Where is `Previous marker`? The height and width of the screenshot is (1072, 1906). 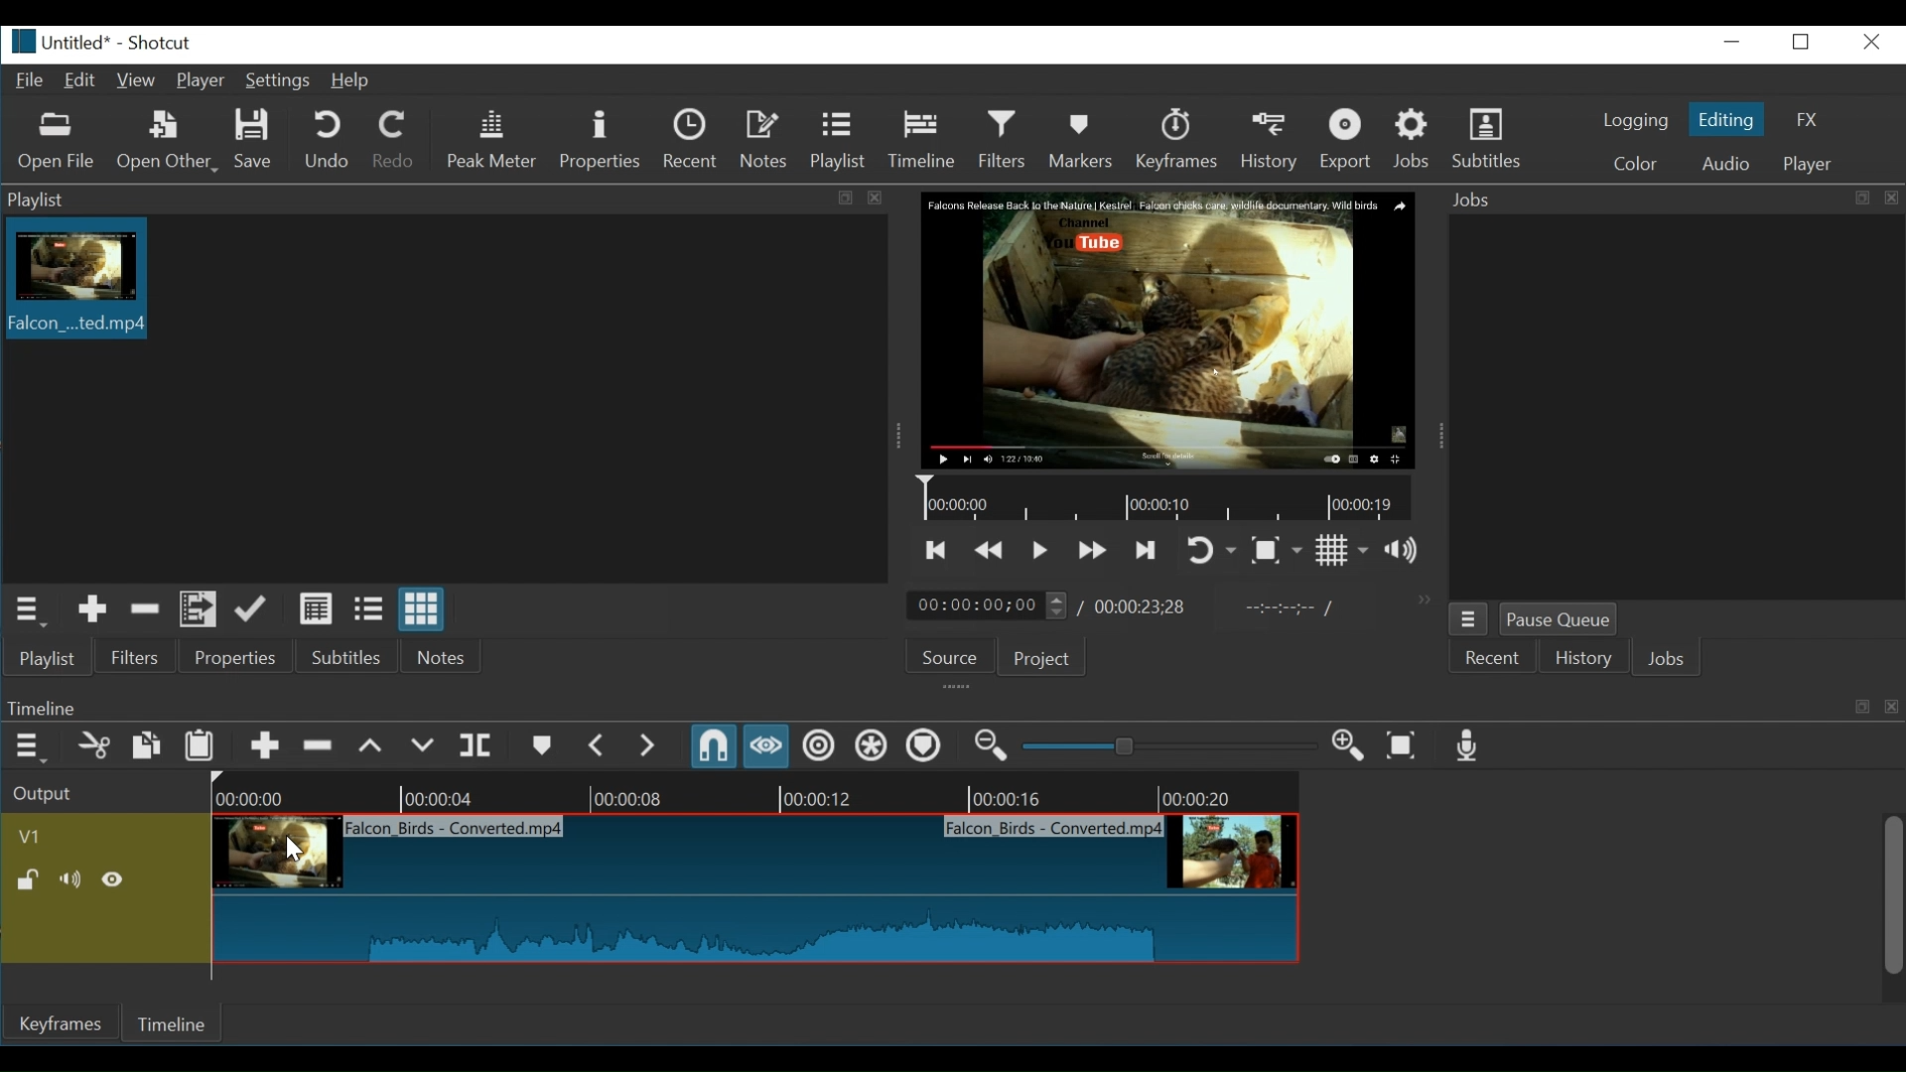
Previous marker is located at coordinates (600, 746).